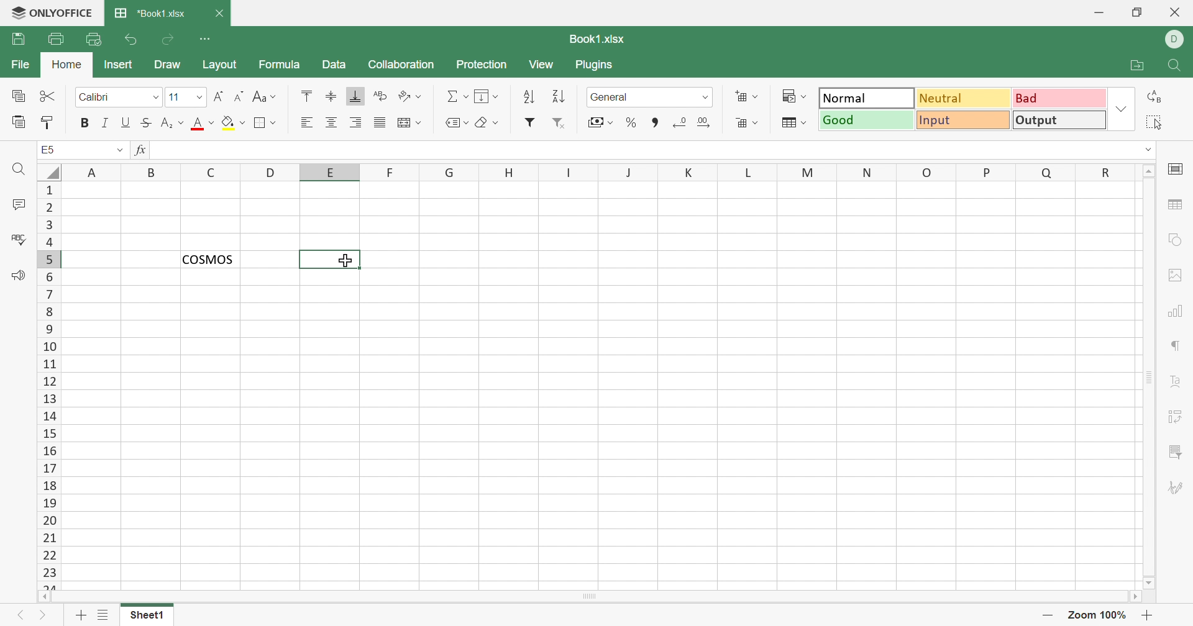 The image size is (1193, 626). I want to click on Good, so click(866, 120).